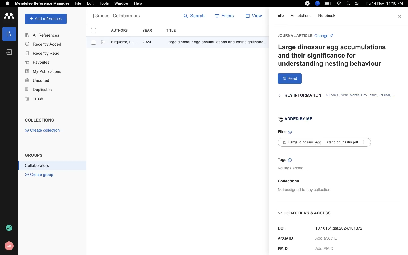 This screenshot has width=408, height=255. I want to click on COLLECTIONS, so click(40, 121).